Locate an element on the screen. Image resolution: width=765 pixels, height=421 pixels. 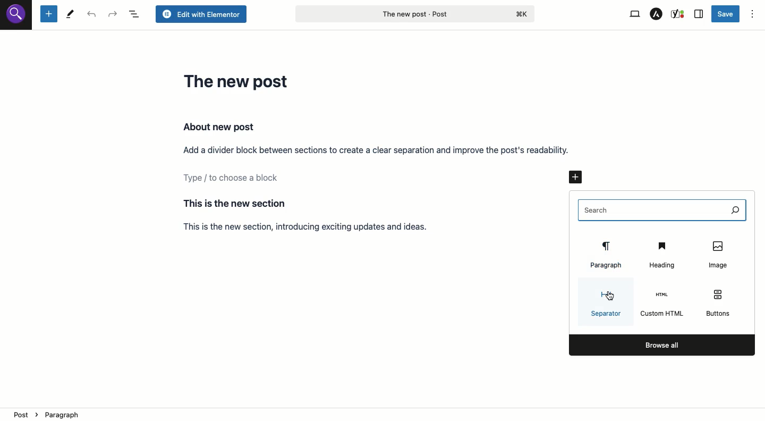
Astar is located at coordinates (657, 14).